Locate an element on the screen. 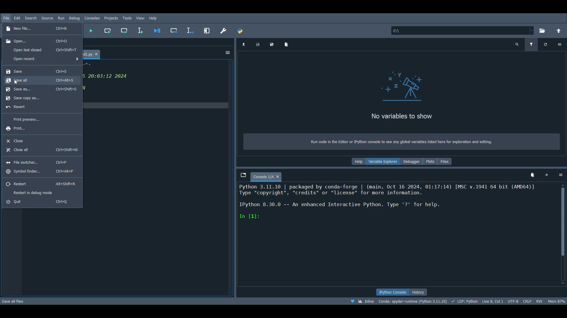  Filter variables is located at coordinates (530, 44).